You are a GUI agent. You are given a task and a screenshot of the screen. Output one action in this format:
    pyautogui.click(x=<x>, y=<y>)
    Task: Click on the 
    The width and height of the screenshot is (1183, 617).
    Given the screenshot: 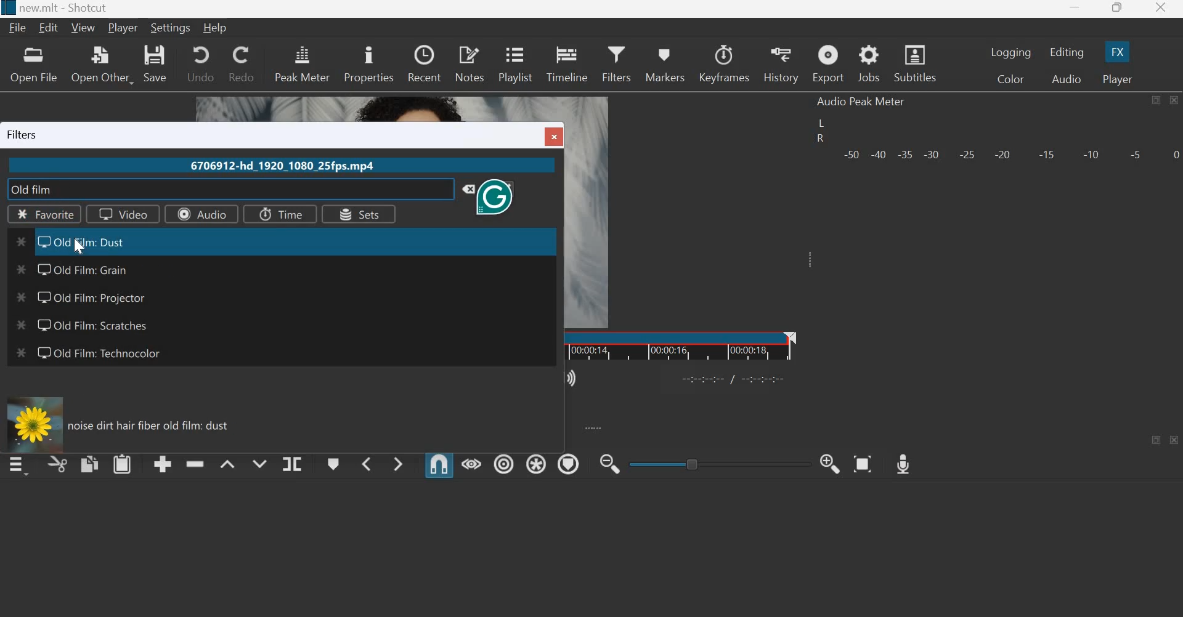 What is the action you would take?
    pyautogui.click(x=33, y=424)
    